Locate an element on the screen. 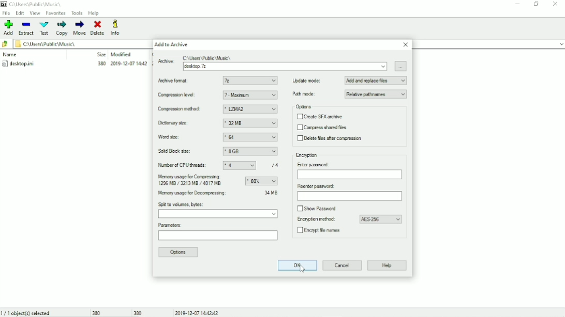 The image size is (565, 317). Help is located at coordinates (387, 266).